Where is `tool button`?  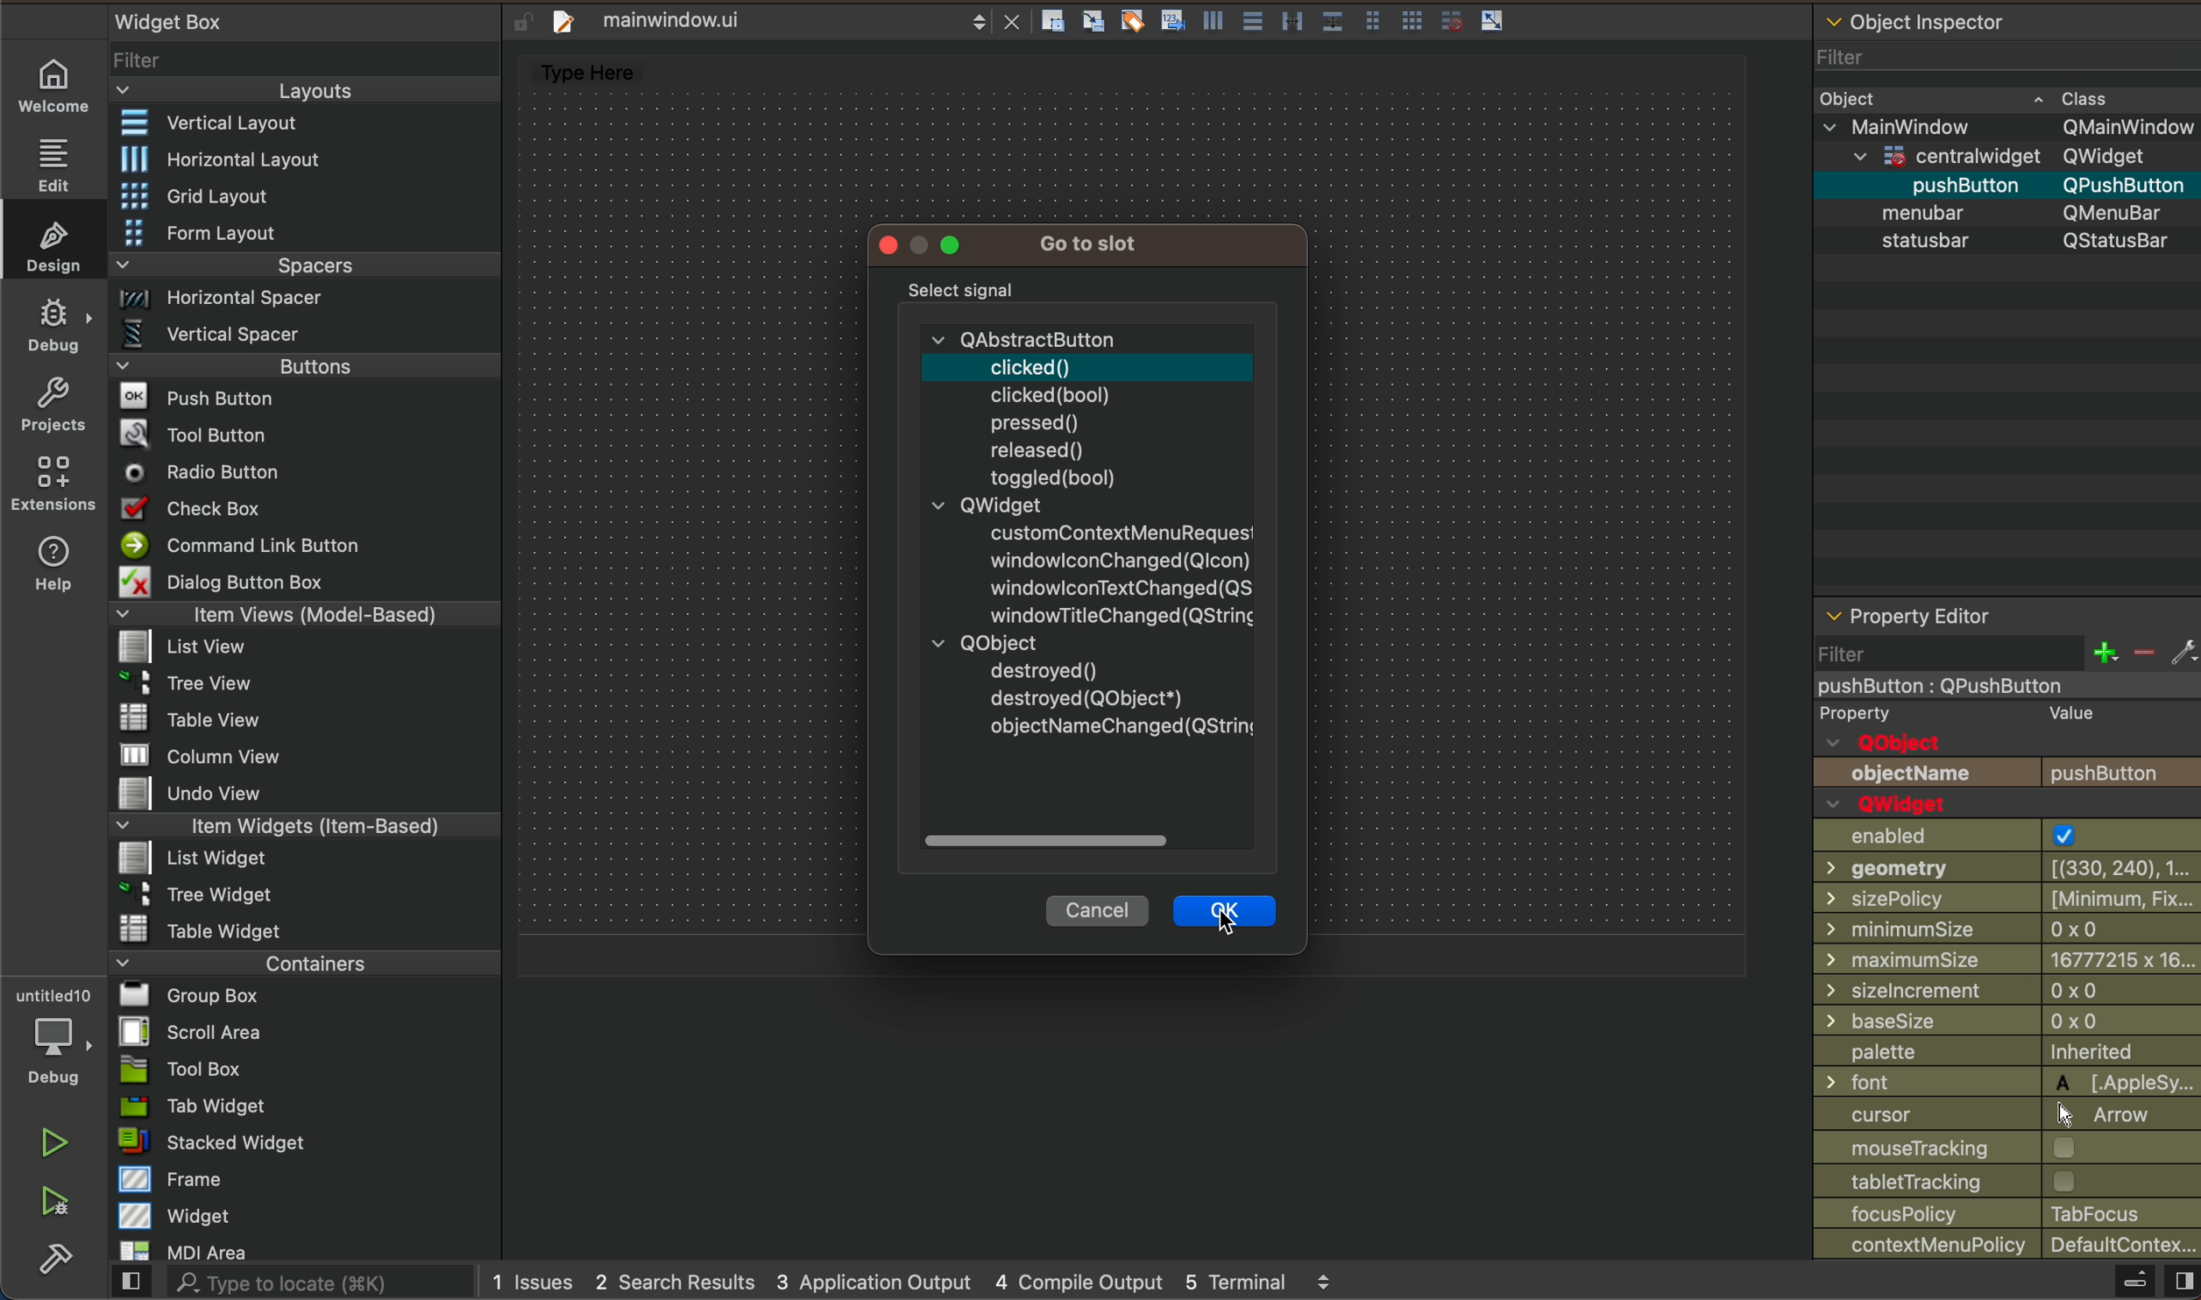 tool button is located at coordinates (306, 437).